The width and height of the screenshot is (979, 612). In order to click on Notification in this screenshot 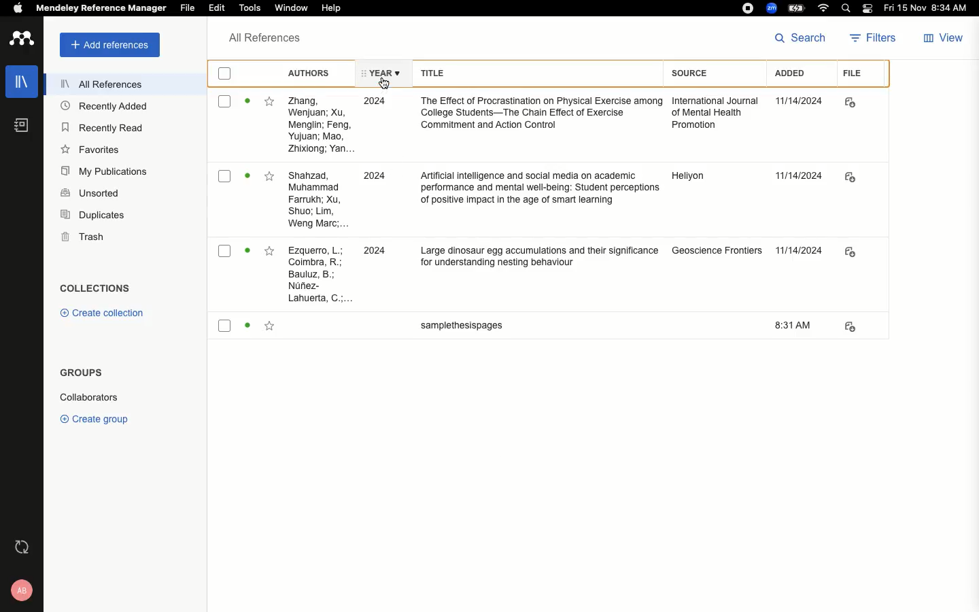, I will do `click(868, 9)`.